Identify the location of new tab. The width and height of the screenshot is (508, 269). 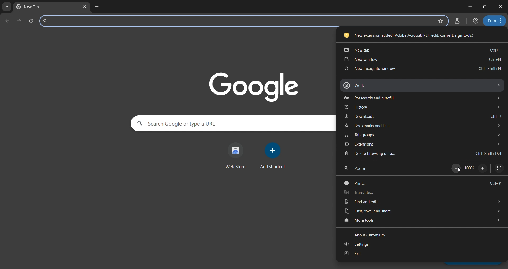
(97, 7).